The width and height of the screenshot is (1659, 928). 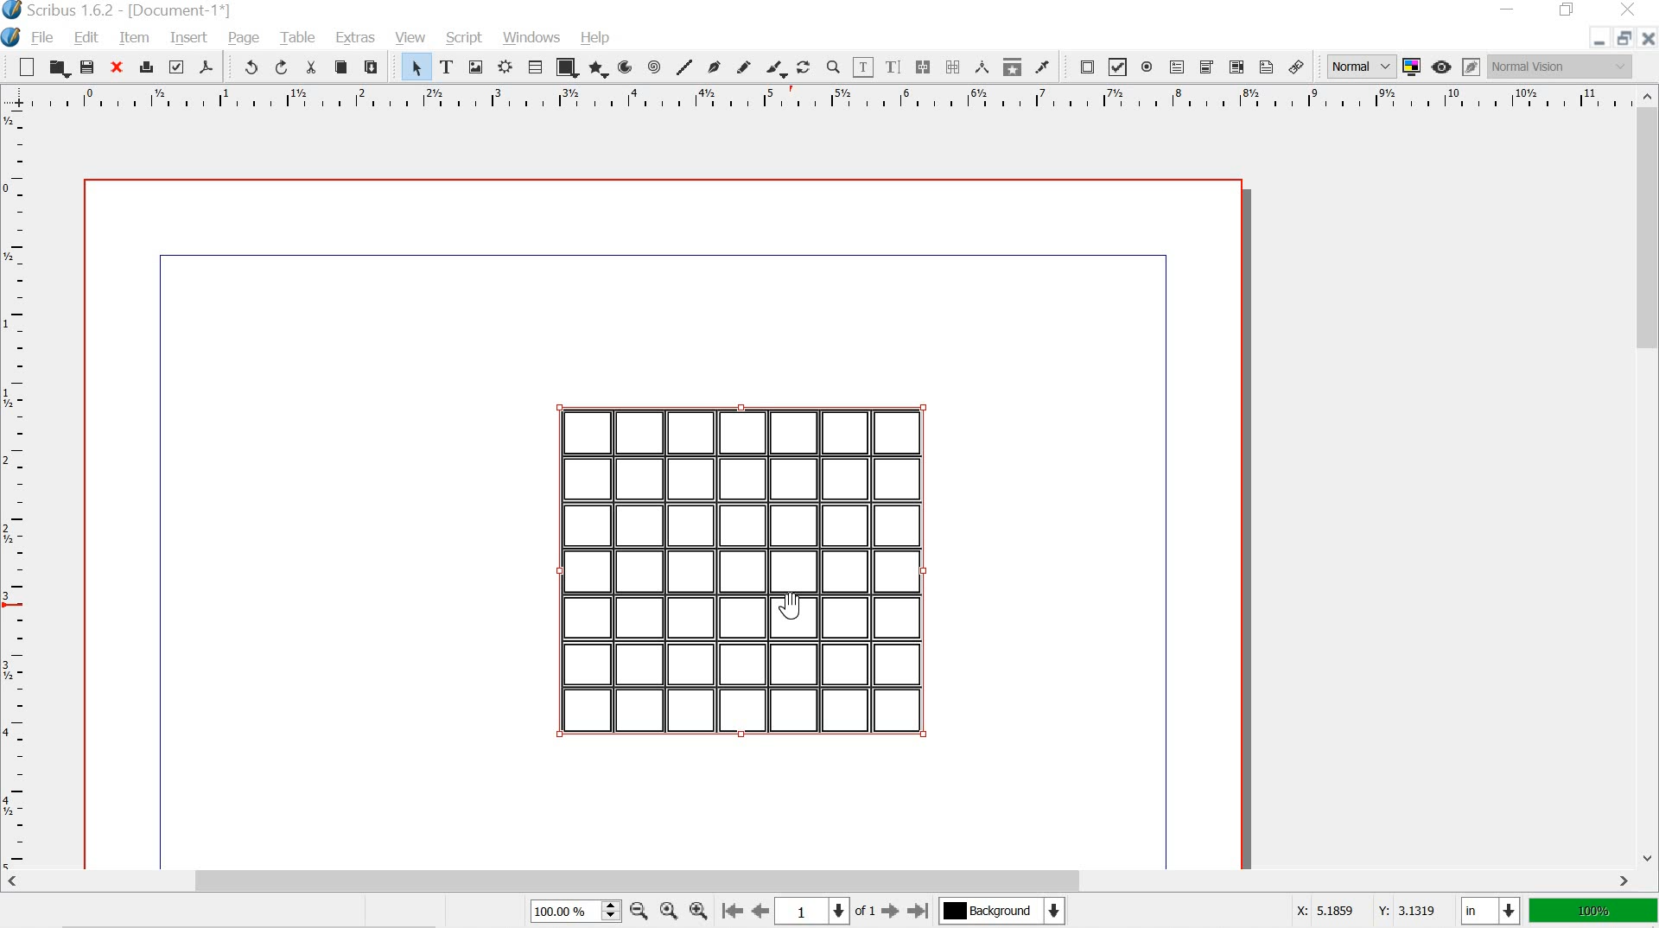 What do you see at coordinates (1119, 67) in the screenshot?
I see `pdf check box` at bounding box center [1119, 67].